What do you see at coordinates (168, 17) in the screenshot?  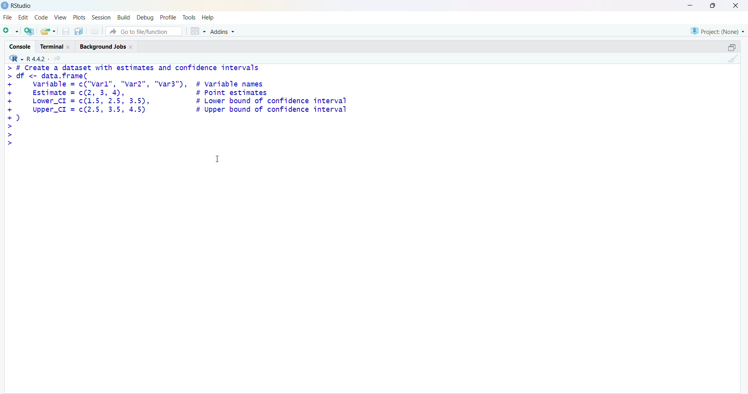 I see `Profile` at bounding box center [168, 17].